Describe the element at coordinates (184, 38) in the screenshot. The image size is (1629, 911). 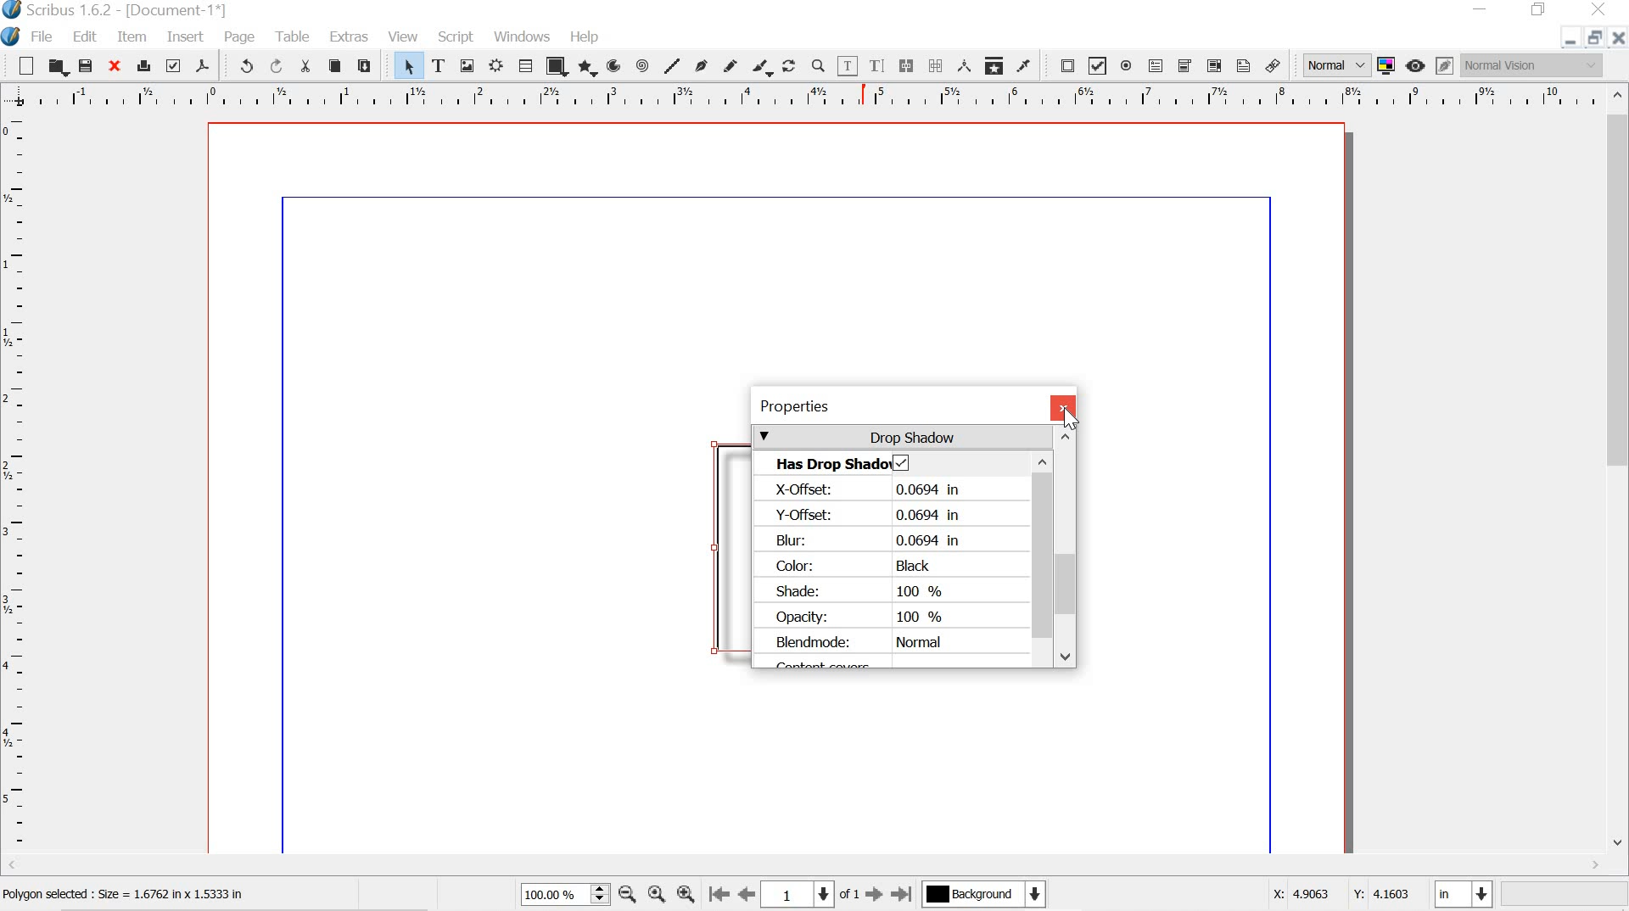
I see `INSERT` at that location.